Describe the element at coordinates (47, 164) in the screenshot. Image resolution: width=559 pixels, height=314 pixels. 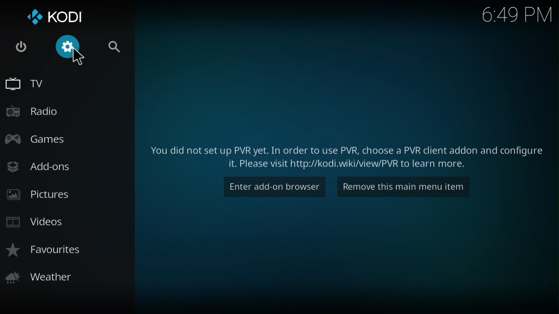
I see `Add-ons` at that location.